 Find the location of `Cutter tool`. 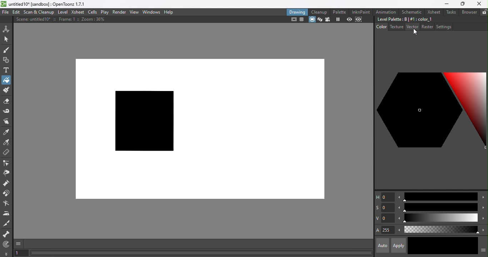

Cutter tool is located at coordinates (6, 204).